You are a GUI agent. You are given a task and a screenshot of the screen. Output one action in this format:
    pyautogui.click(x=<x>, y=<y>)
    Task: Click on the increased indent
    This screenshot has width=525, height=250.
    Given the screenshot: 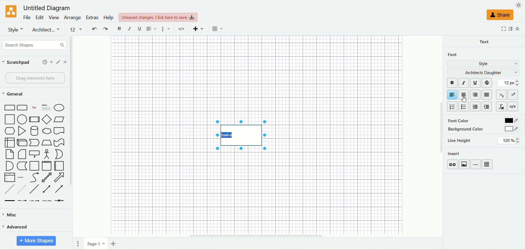 What is the action you would take?
    pyautogui.click(x=487, y=107)
    